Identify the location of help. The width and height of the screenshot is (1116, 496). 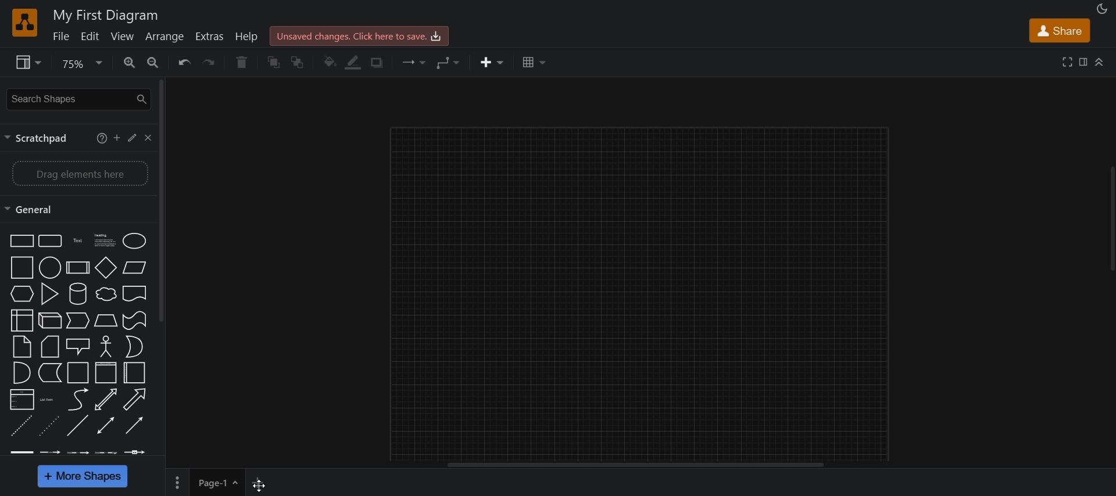
(251, 38).